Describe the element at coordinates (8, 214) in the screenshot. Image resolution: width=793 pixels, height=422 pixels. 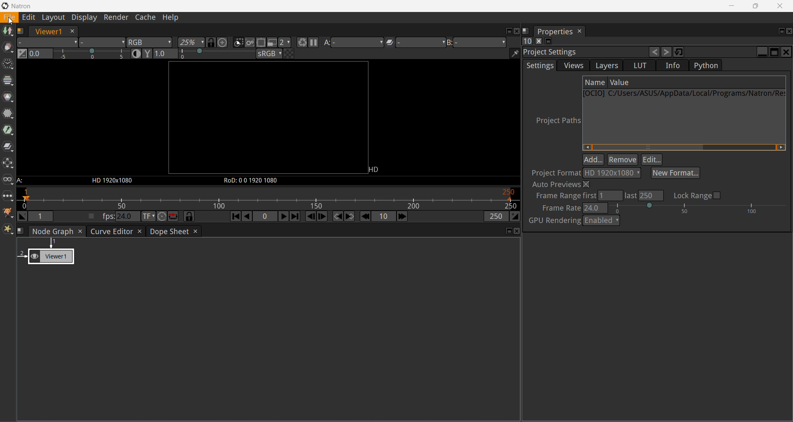
I see `GMIC` at that location.